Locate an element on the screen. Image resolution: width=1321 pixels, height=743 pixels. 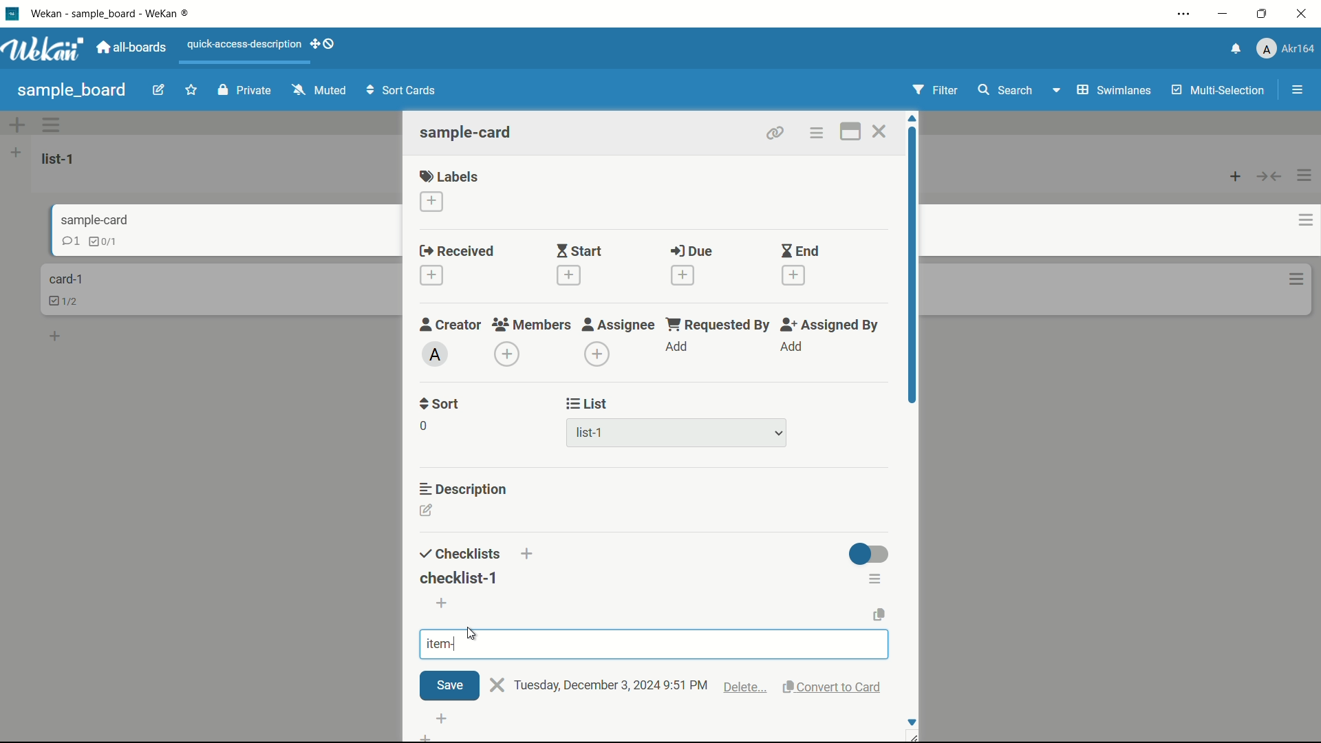
multi-selection is located at coordinates (1218, 90).